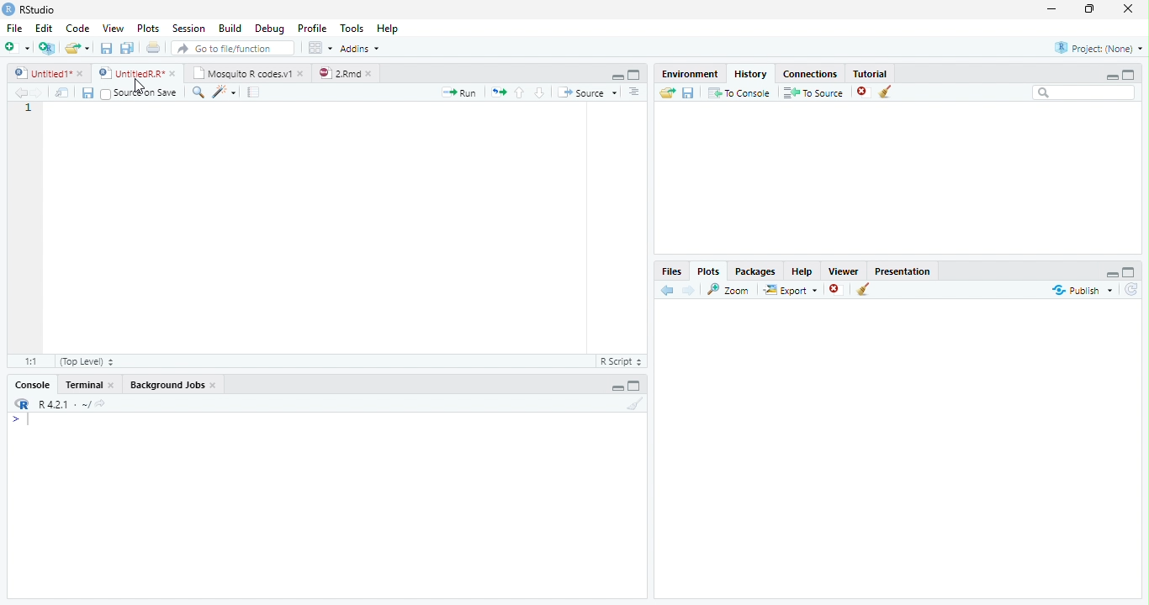 This screenshot has height=605, width=1149. What do you see at coordinates (345, 73) in the screenshot?
I see `©) 28md` at bounding box center [345, 73].